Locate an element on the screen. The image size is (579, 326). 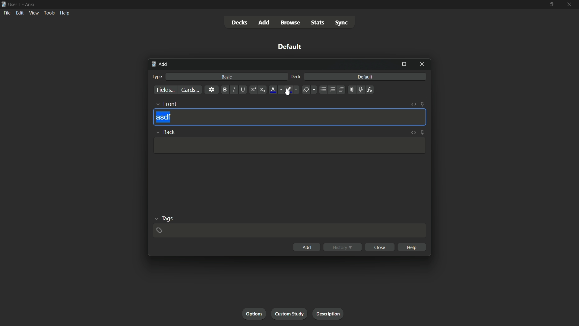
edit is located at coordinates (19, 13).